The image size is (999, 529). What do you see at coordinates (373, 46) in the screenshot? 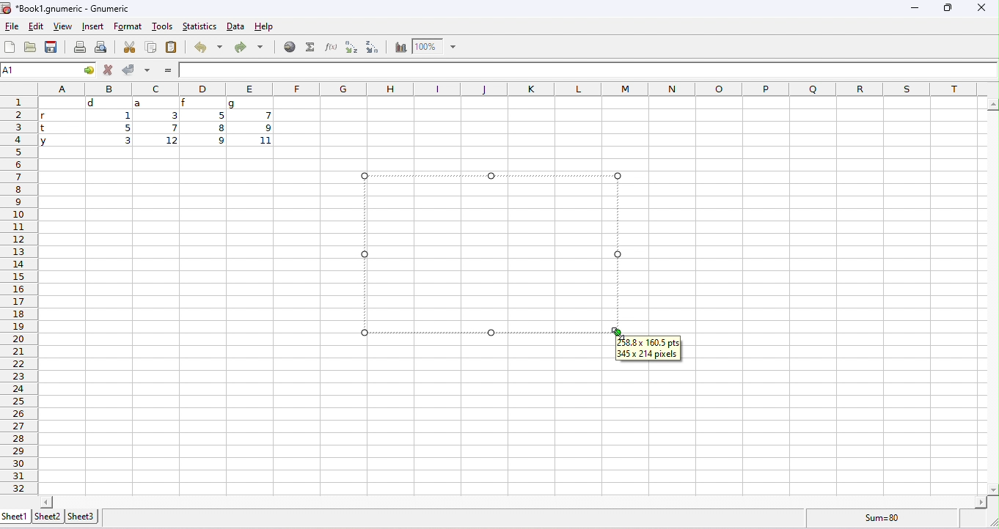
I see `sort descending` at bounding box center [373, 46].